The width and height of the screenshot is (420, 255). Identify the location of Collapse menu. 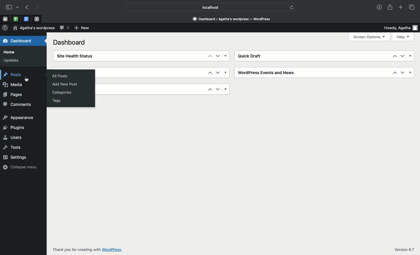
(20, 167).